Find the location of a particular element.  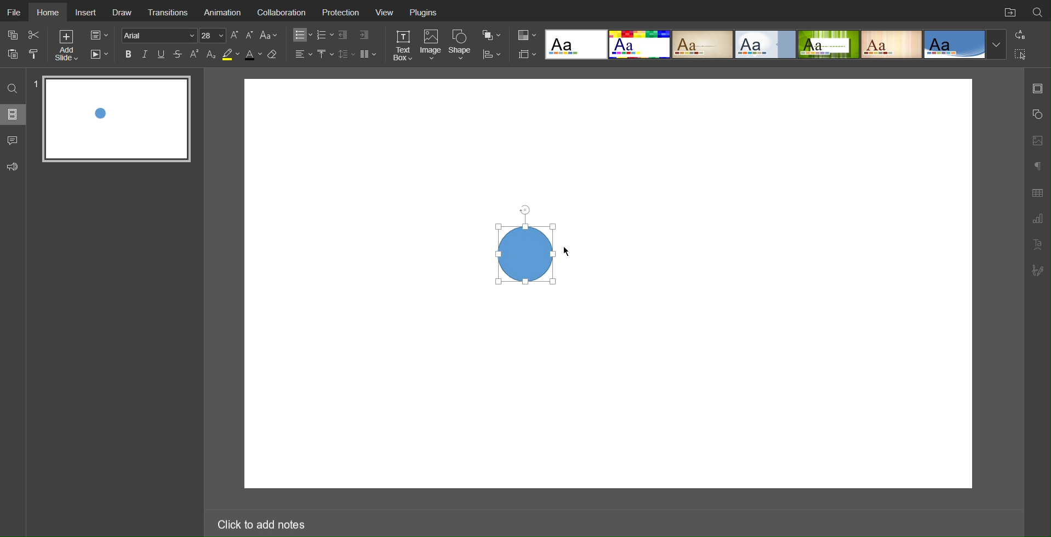

Bullet List is located at coordinates (301, 35).